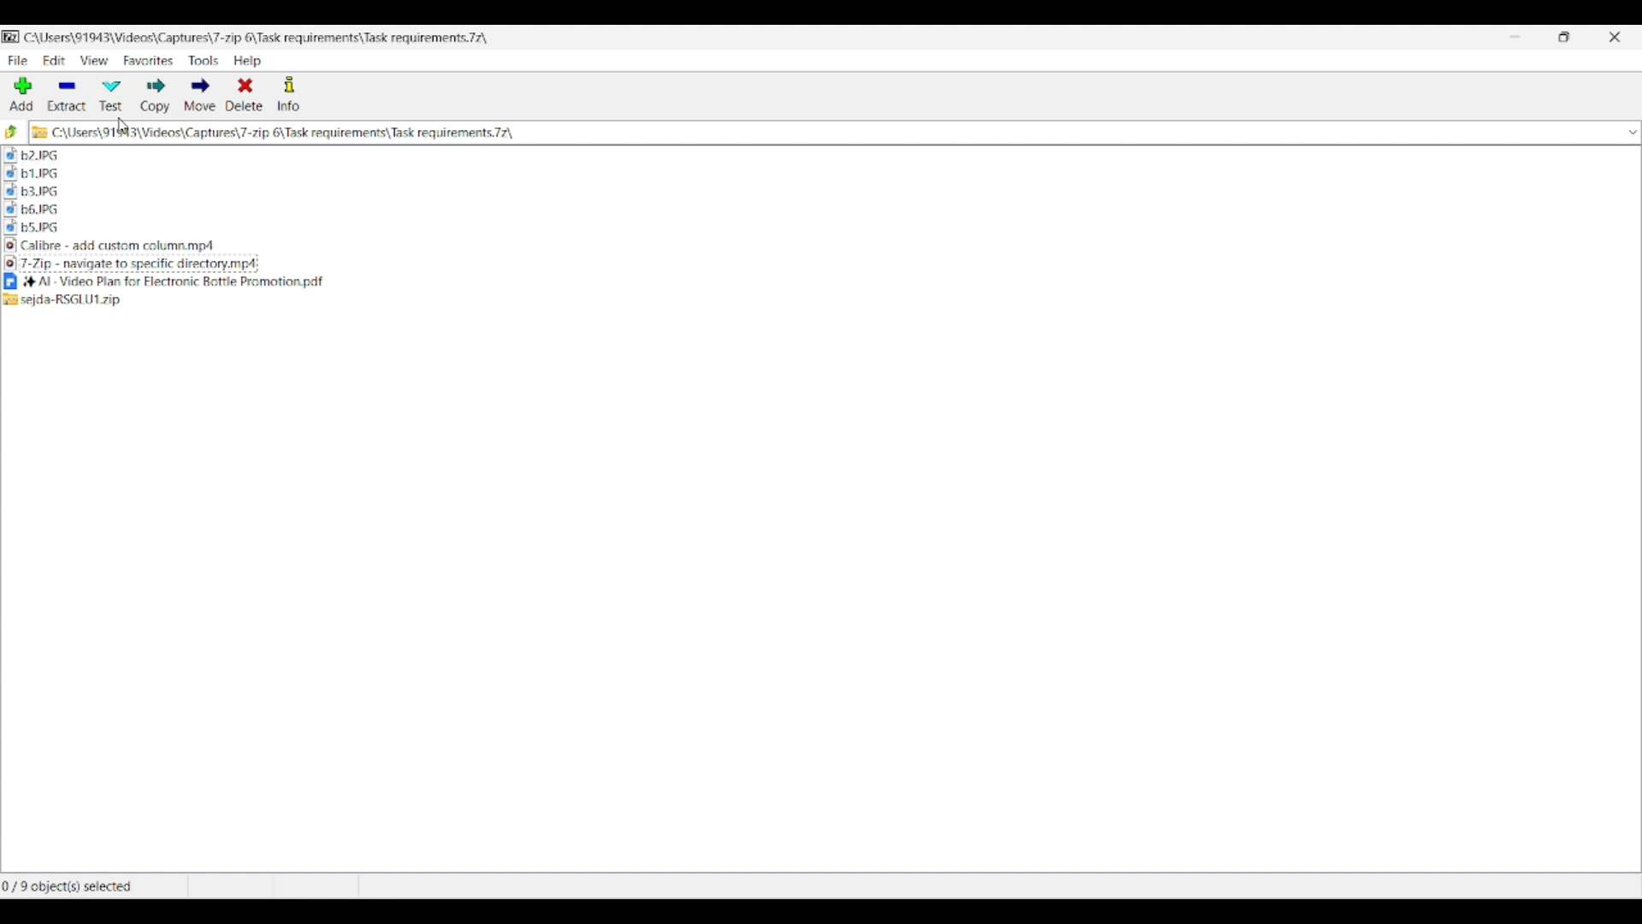 The image size is (1642, 924). What do you see at coordinates (12, 131) in the screenshot?
I see `Go to previous folder in pathway` at bounding box center [12, 131].